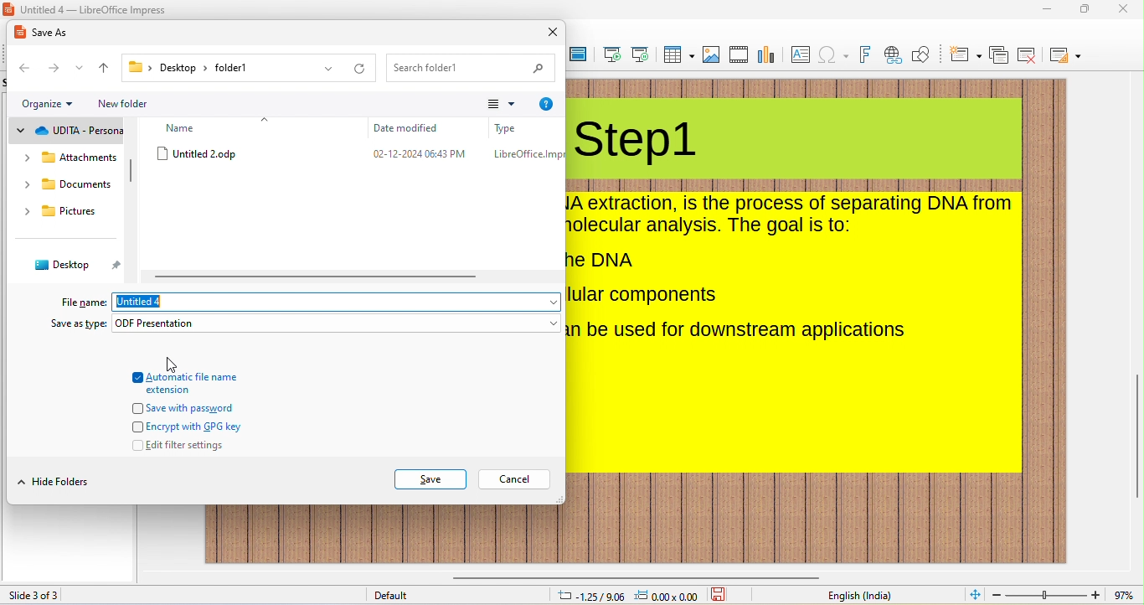 This screenshot has height=605, width=1144. Describe the element at coordinates (137, 408) in the screenshot. I see `Checkbox` at that location.